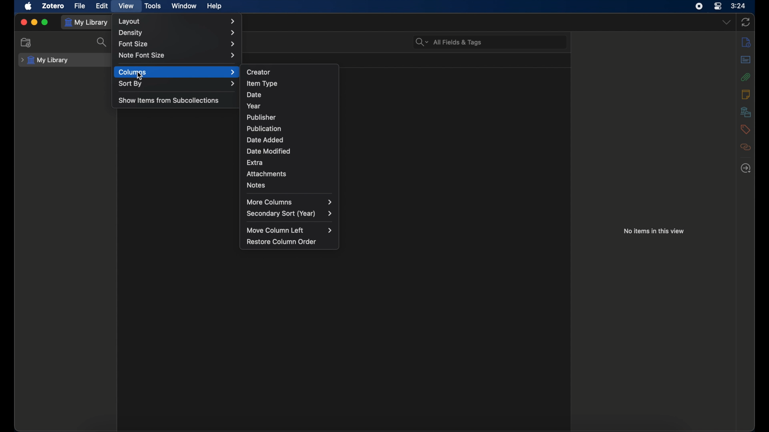 Image resolution: width=769 pixels, height=432 pixels. I want to click on sync, so click(747, 22).